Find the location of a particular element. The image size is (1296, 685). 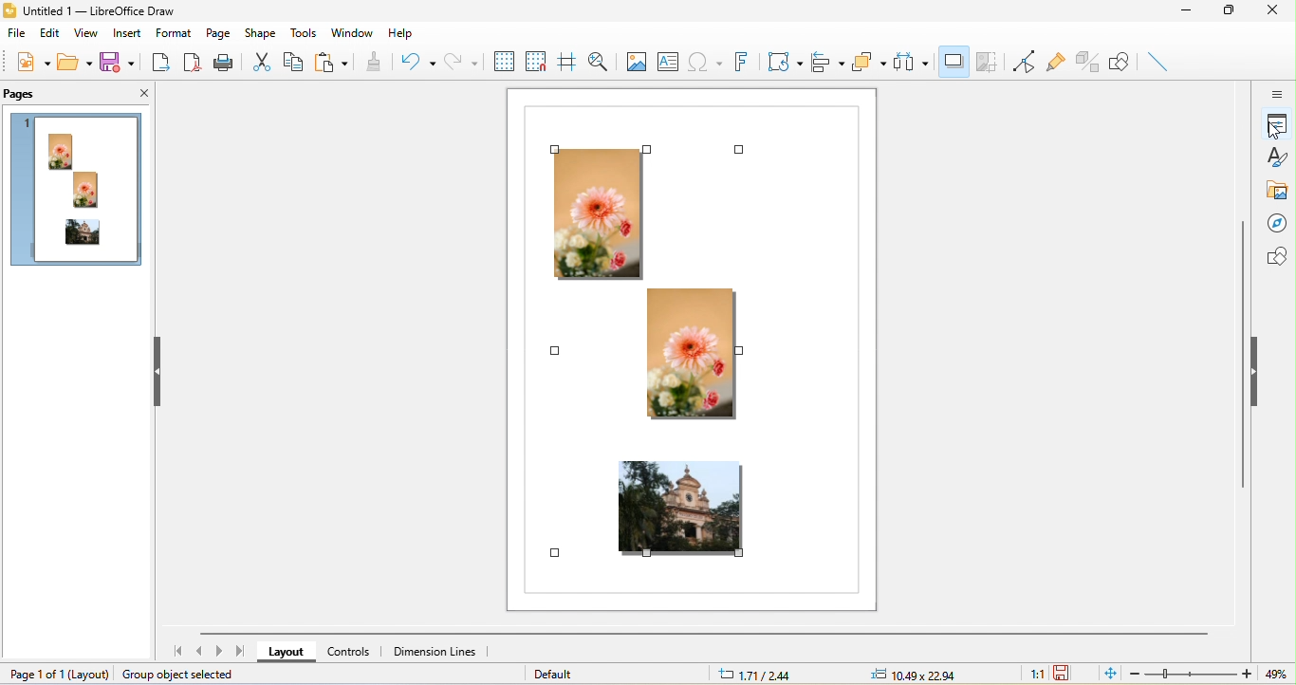

styles is located at coordinates (1278, 158).